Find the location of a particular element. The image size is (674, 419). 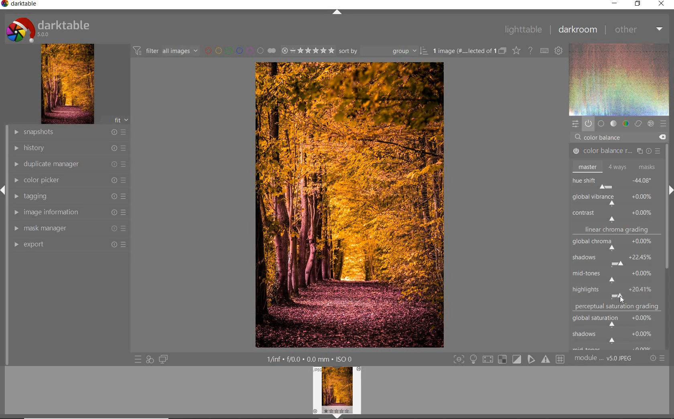

system logo or name is located at coordinates (51, 29).